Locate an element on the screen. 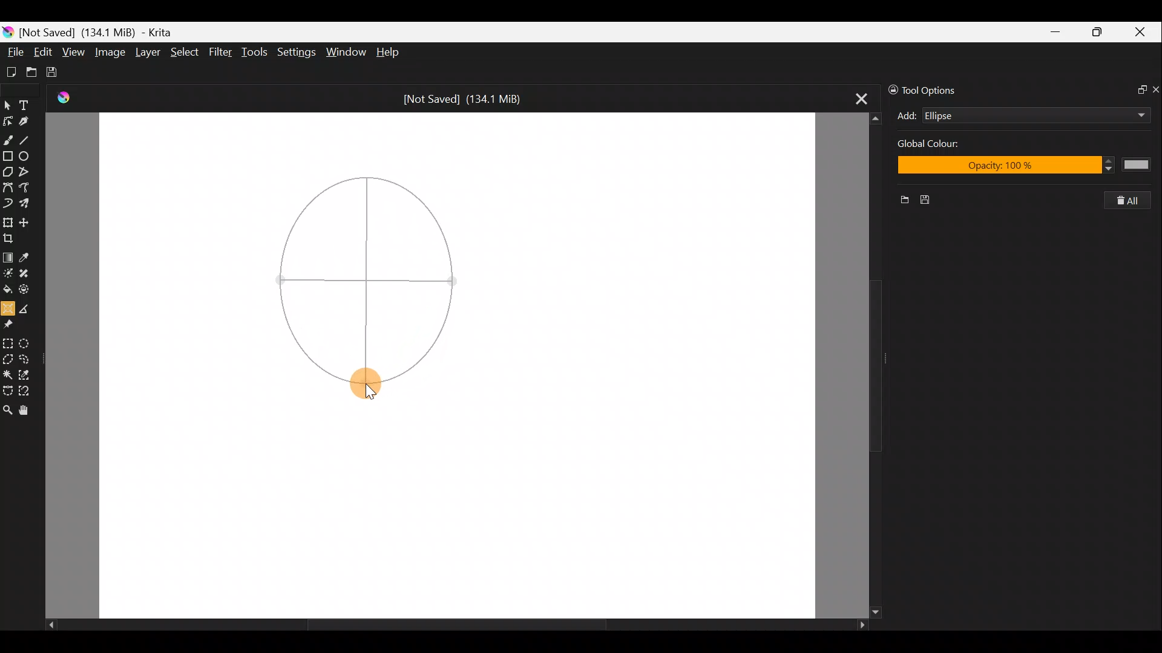 This screenshot has height=653, width=1162. Scroll bar is located at coordinates (860, 365).